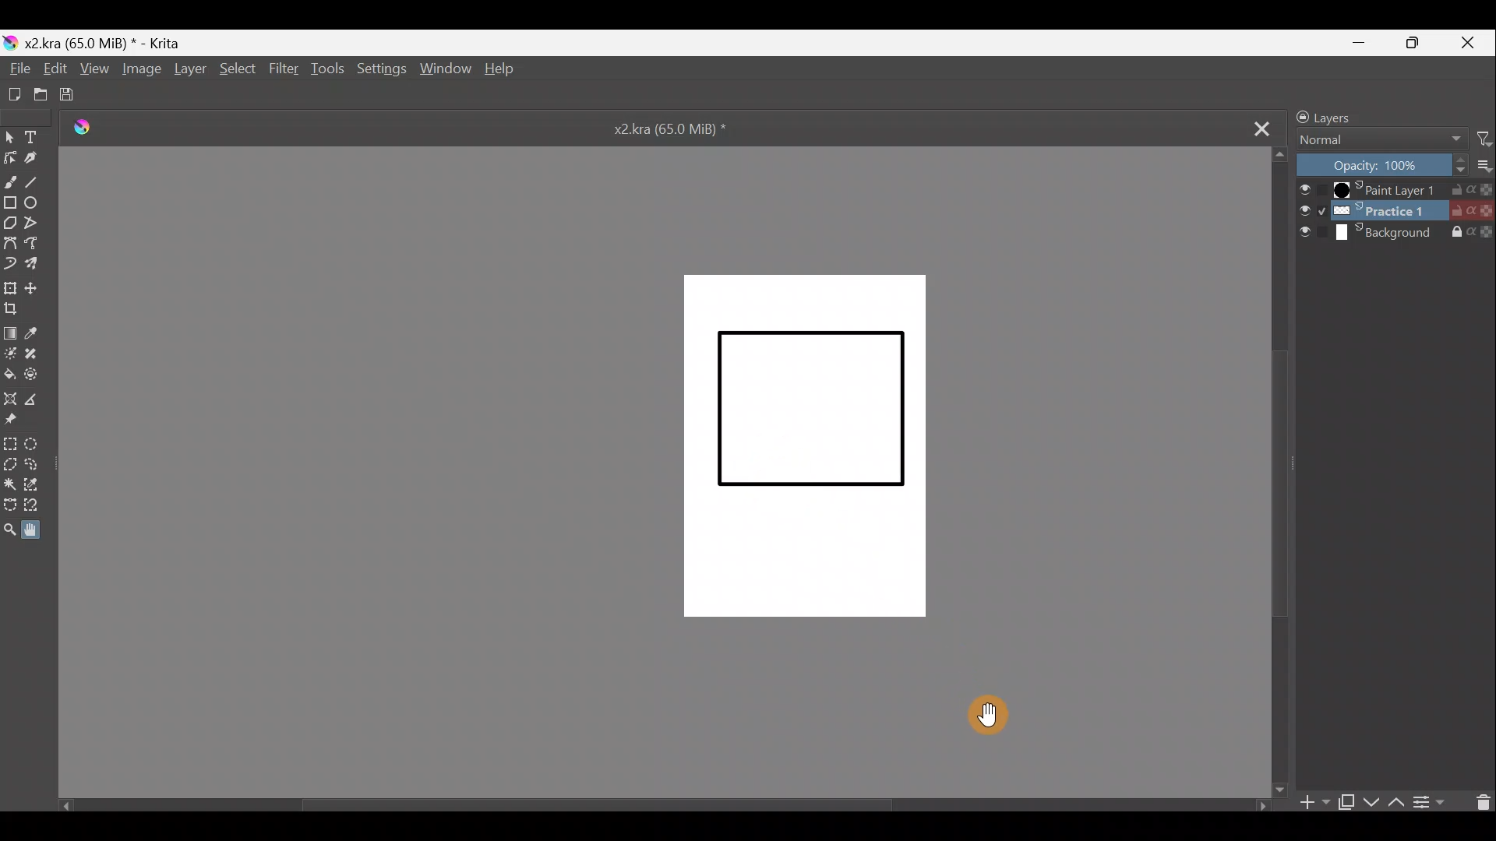 The height and width of the screenshot is (841, 1496). What do you see at coordinates (1345, 801) in the screenshot?
I see `Duplicate layer` at bounding box center [1345, 801].